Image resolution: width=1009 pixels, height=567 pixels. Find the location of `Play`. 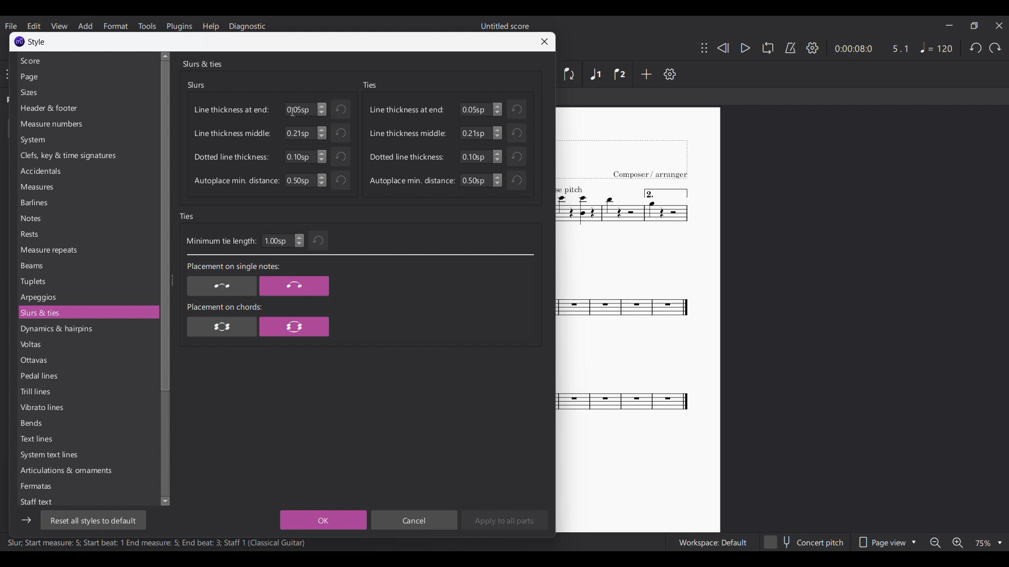

Play is located at coordinates (741, 48).